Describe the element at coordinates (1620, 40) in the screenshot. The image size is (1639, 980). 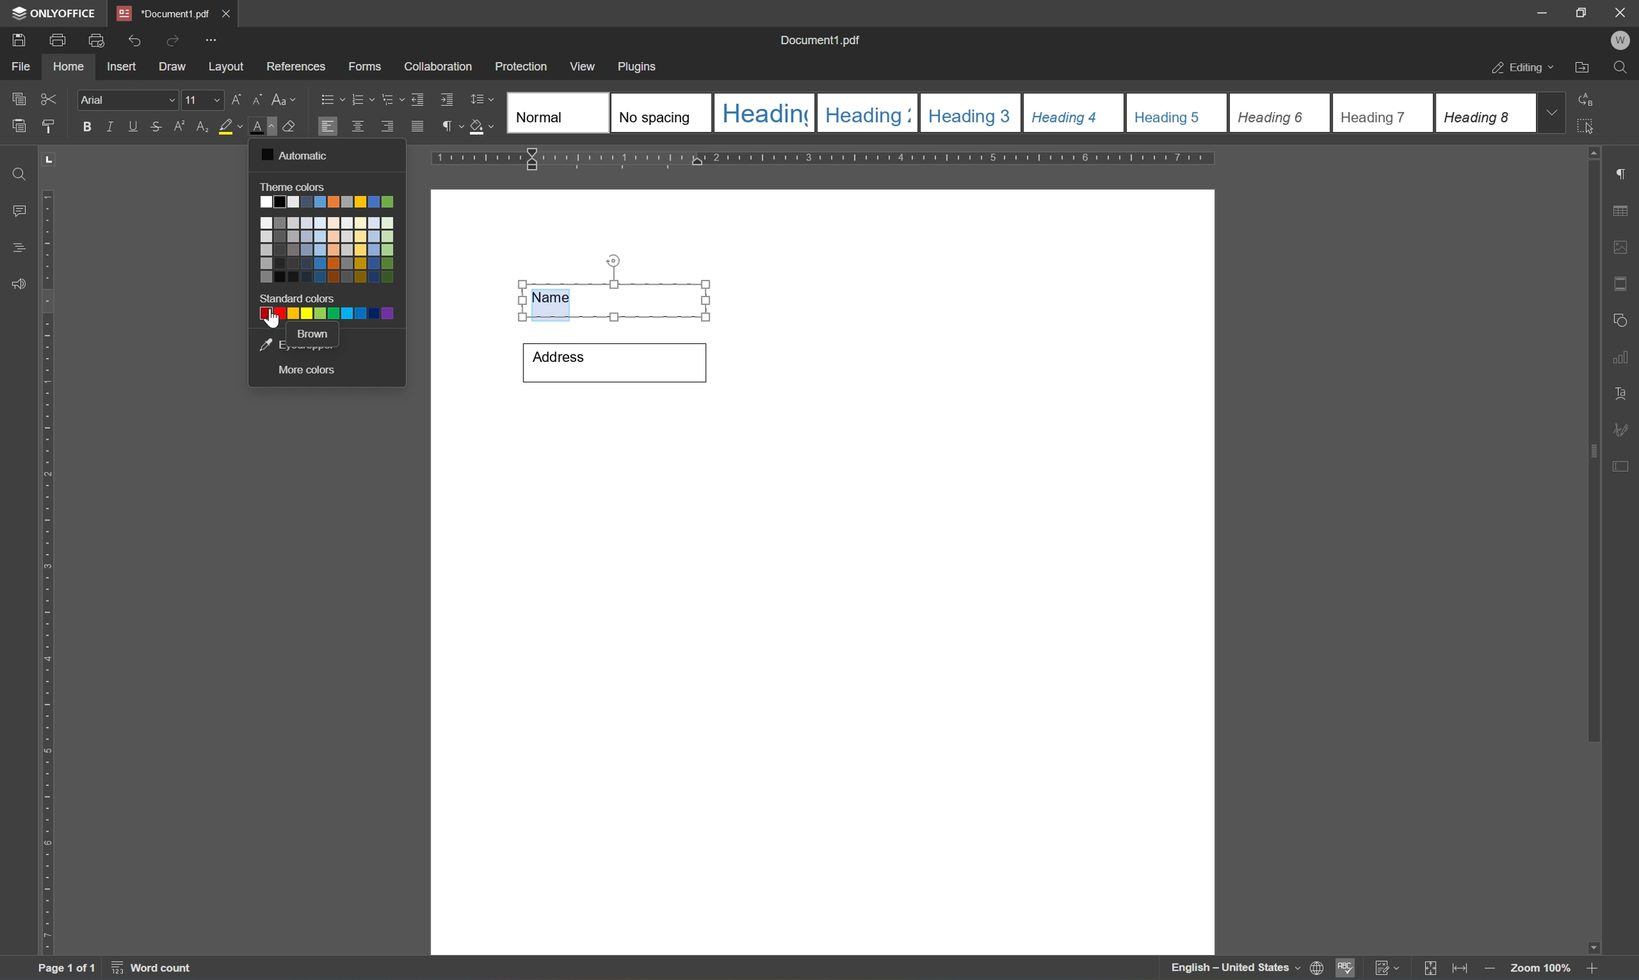
I see `welcome` at that location.